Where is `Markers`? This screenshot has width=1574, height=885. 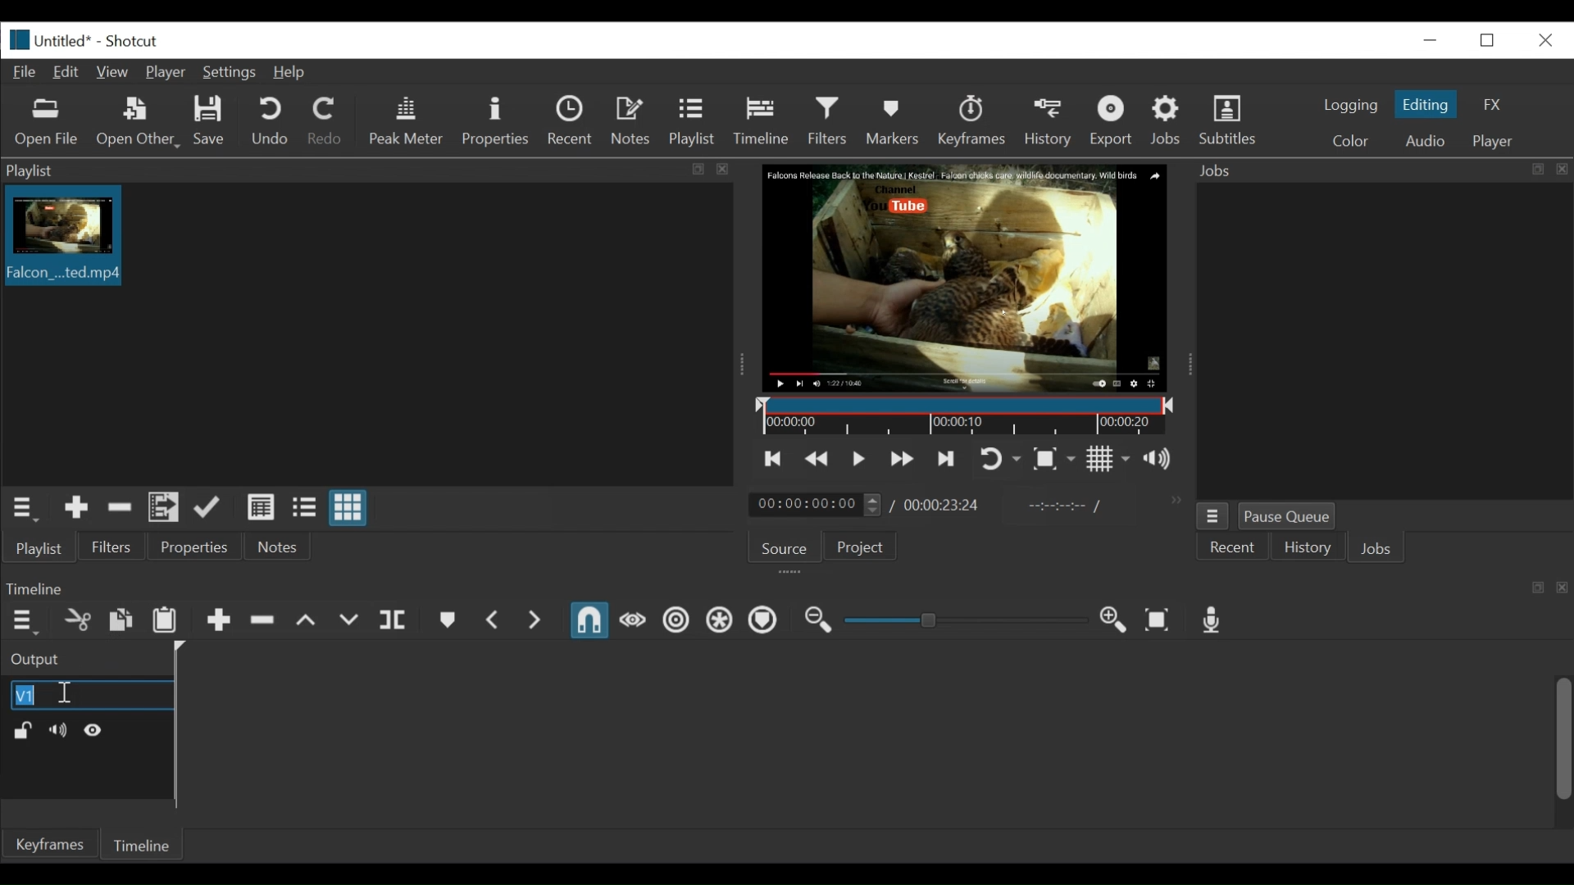
Markers is located at coordinates (896, 123).